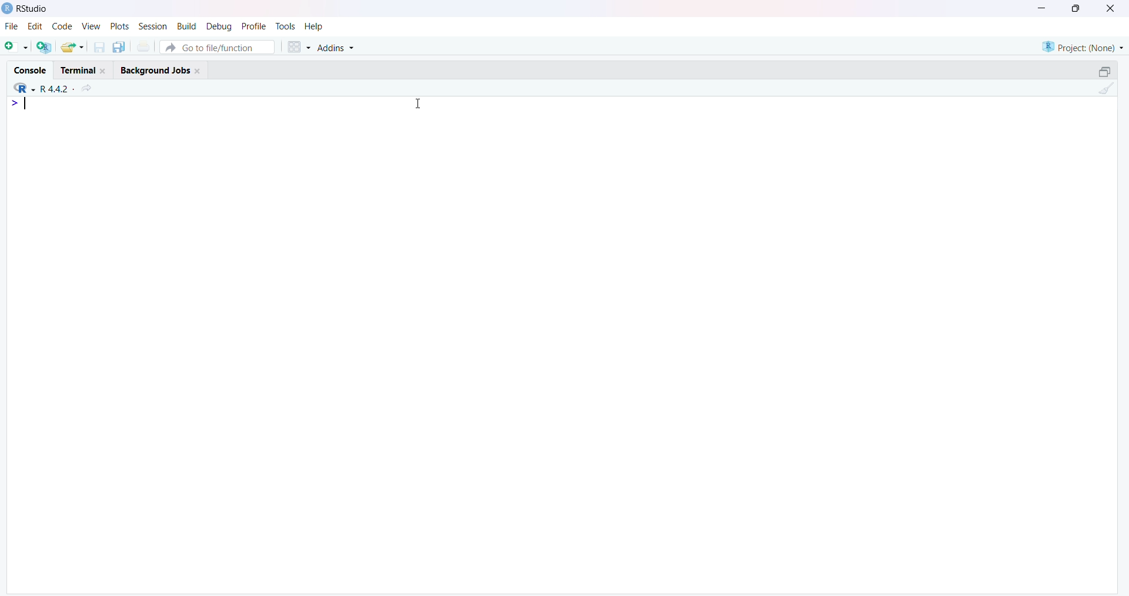 The width and height of the screenshot is (1129, 596). What do you see at coordinates (60, 28) in the screenshot?
I see `Code` at bounding box center [60, 28].